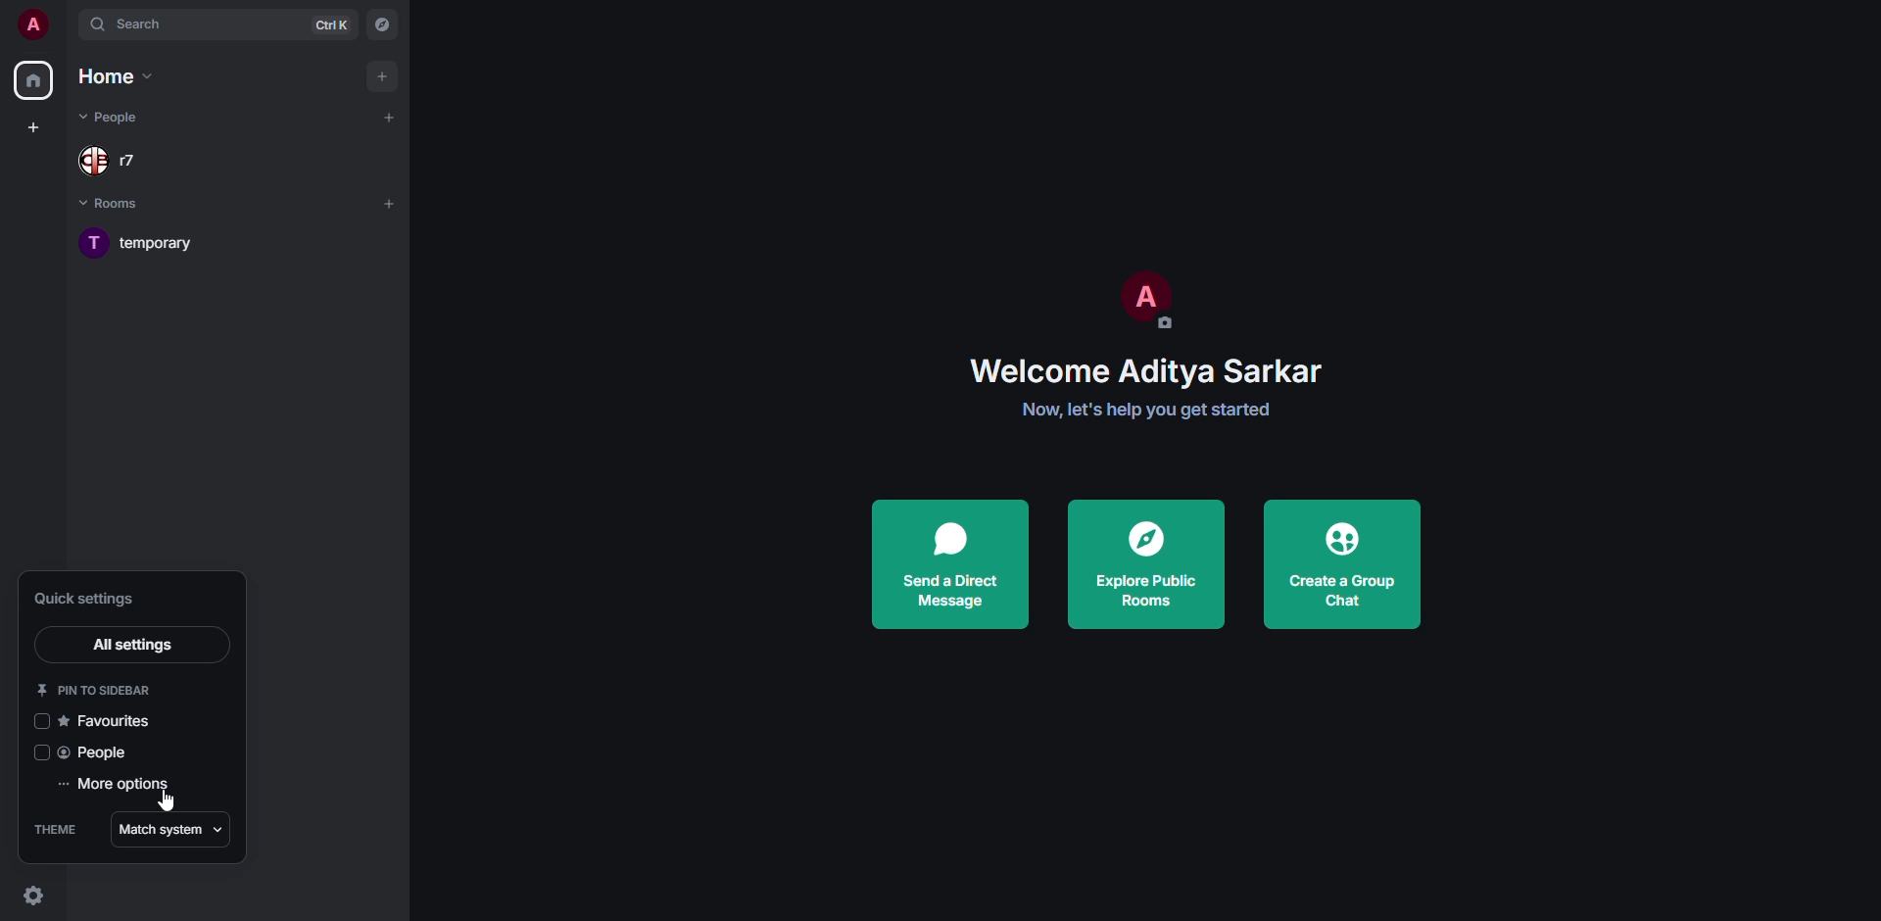  What do you see at coordinates (147, 645) in the screenshot?
I see `all settings` at bounding box center [147, 645].